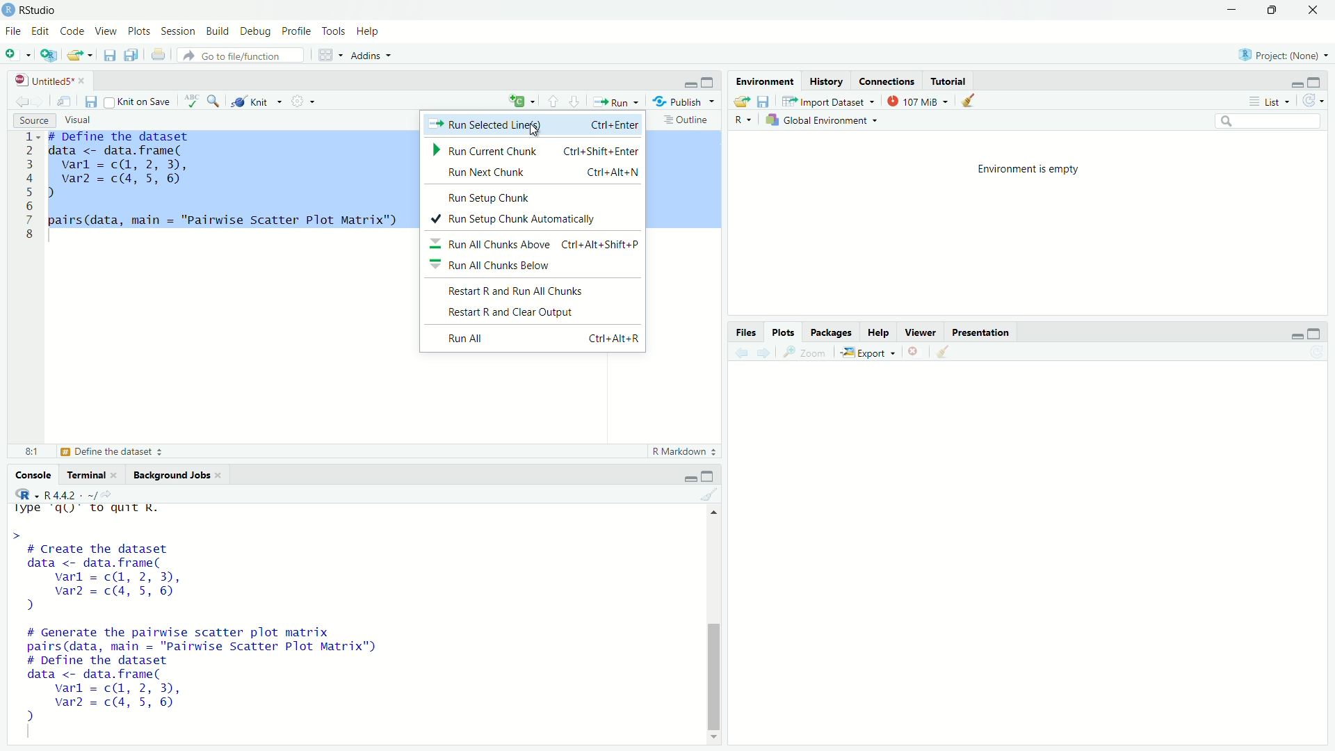 Image resolution: width=1335 pixels, height=751 pixels. Describe the element at coordinates (51, 81) in the screenshot. I see `Untitled5*` at that location.